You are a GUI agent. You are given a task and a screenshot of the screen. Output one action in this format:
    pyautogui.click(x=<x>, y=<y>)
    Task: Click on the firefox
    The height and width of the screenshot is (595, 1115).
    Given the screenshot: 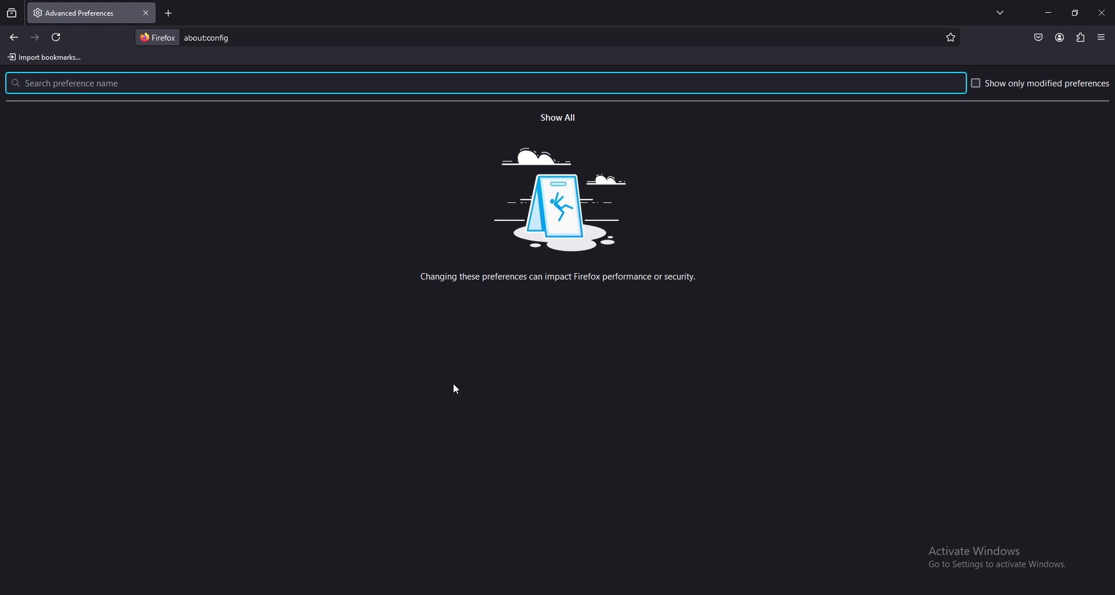 What is the action you would take?
    pyautogui.click(x=157, y=37)
    